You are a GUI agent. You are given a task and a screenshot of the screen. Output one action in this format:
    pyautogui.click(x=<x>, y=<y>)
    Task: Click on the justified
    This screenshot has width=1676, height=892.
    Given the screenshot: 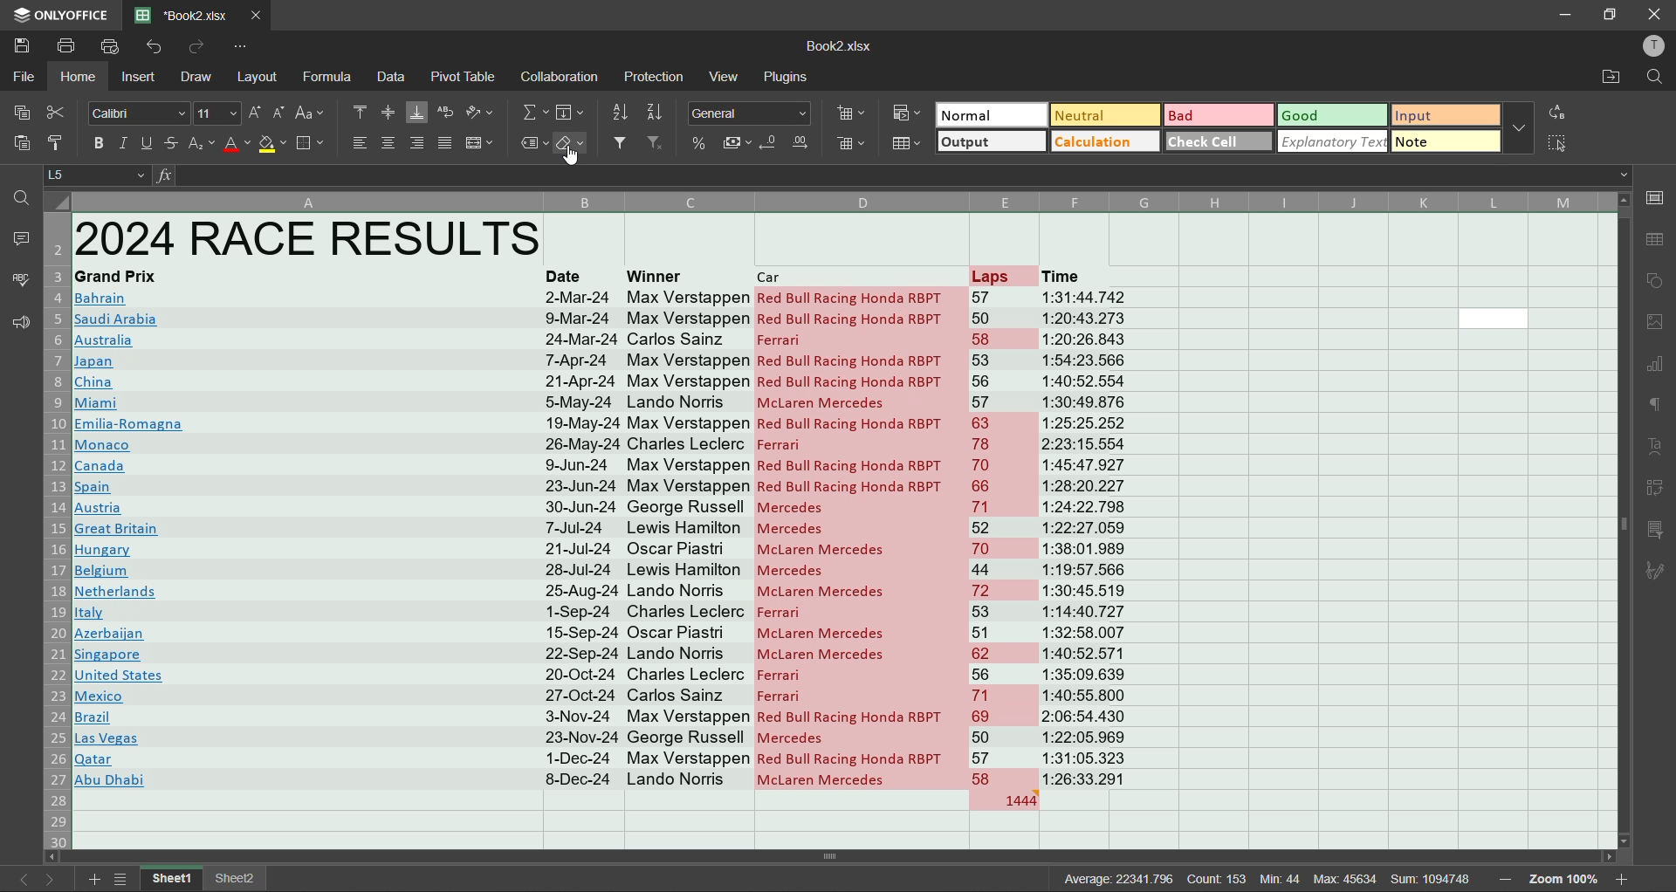 What is the action you would take?
    pyautogui.click(x=443, y=143)
    